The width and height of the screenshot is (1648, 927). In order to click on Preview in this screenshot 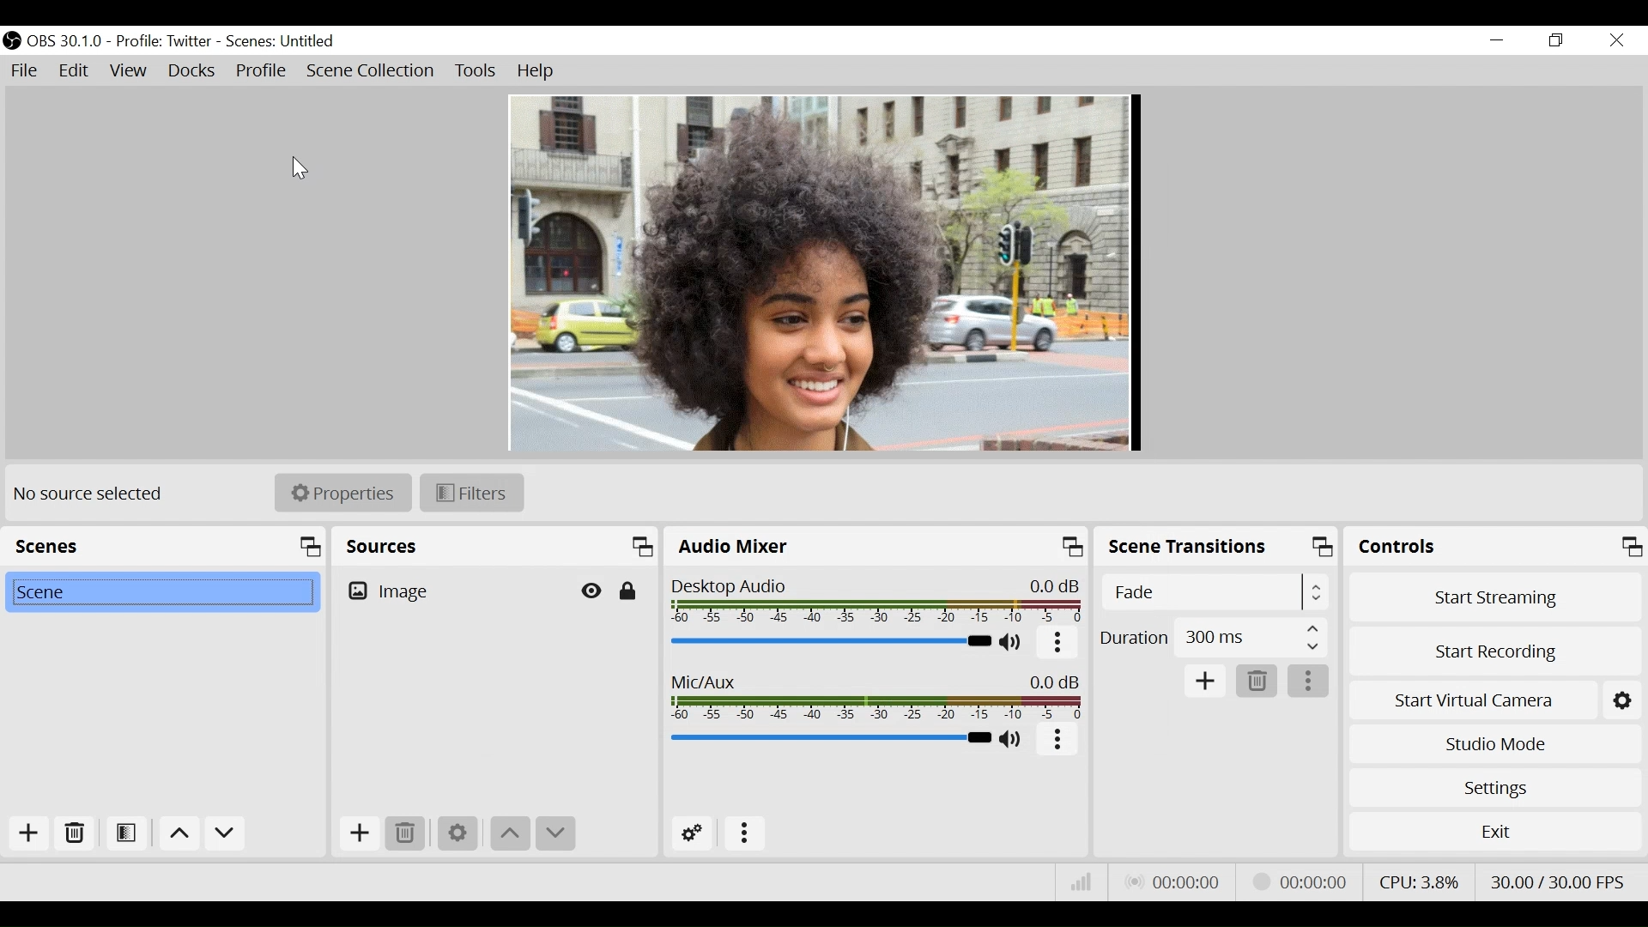, I will do `click(822, 274)`.